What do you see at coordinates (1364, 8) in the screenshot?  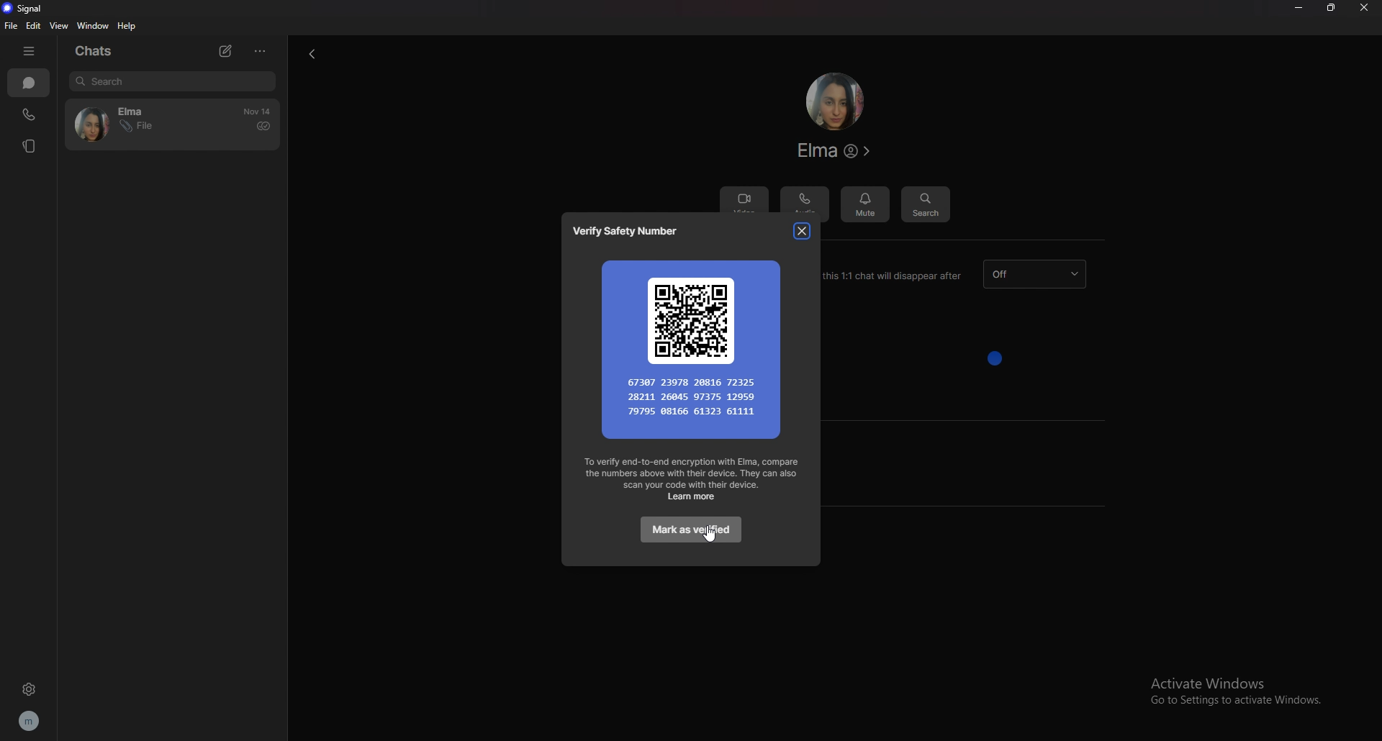 I see `close` at bounding box center [1364, 8].